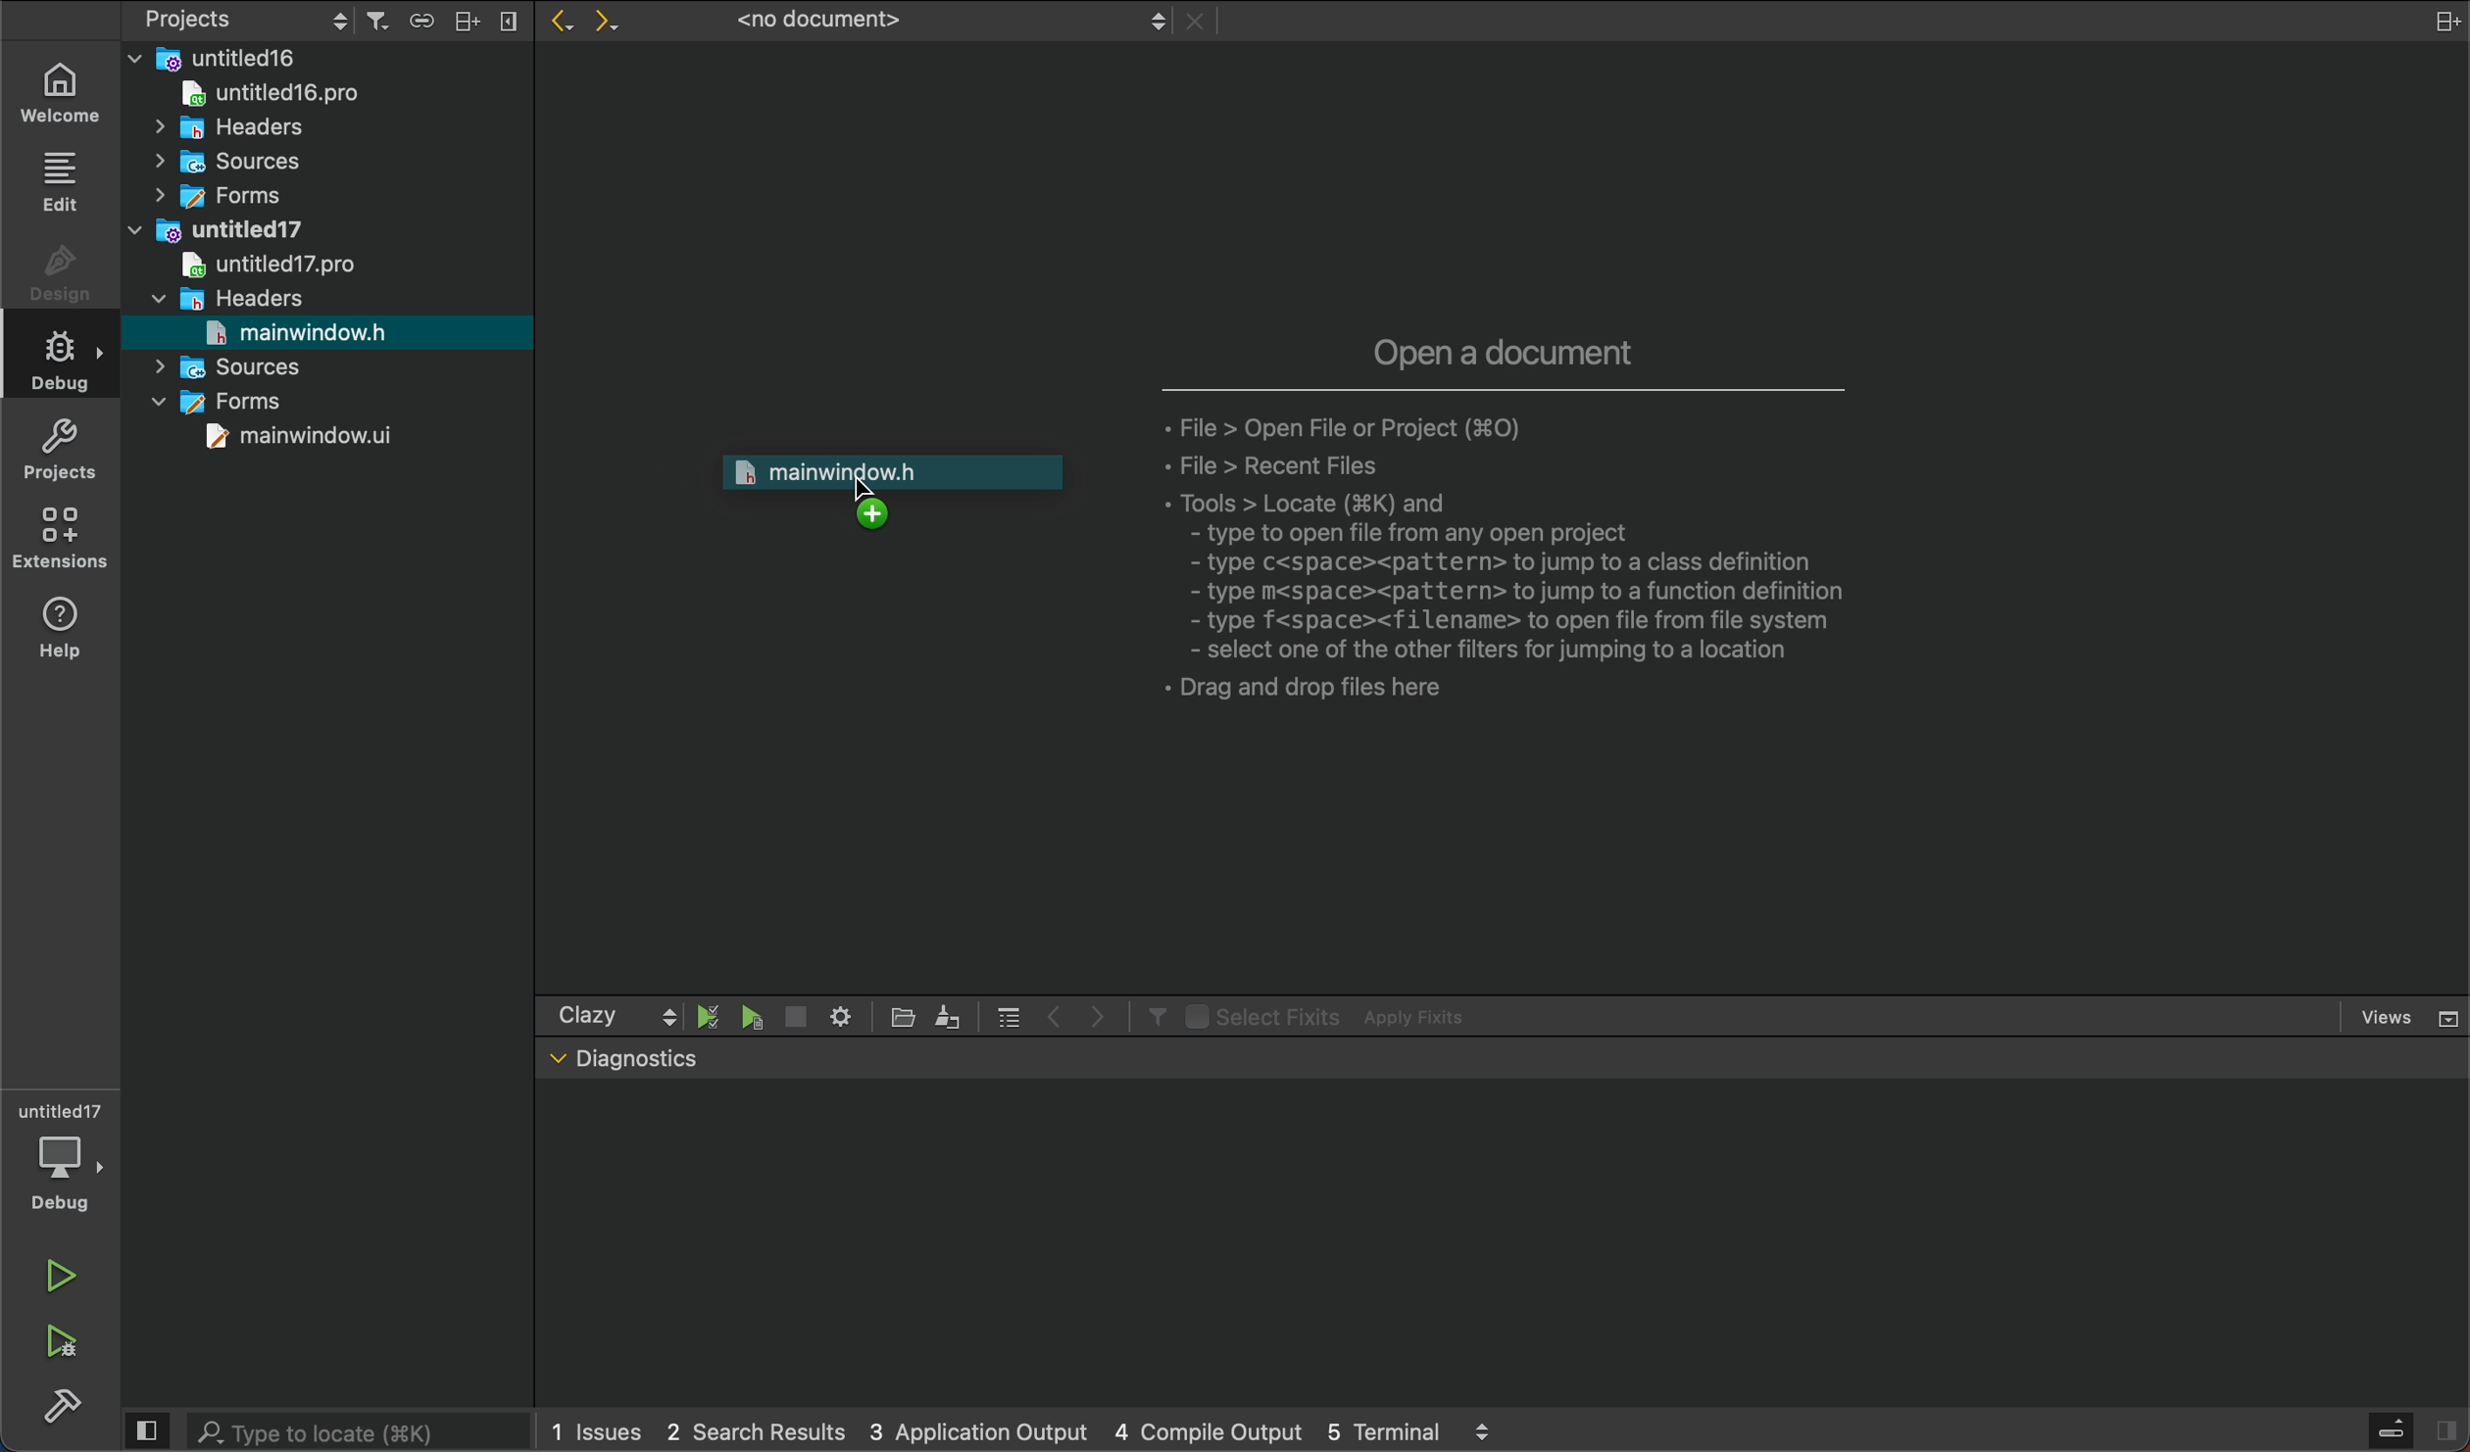  Describe the element at coordinates (1507, 1244) in the screenshot. I see `terminal` at that location.